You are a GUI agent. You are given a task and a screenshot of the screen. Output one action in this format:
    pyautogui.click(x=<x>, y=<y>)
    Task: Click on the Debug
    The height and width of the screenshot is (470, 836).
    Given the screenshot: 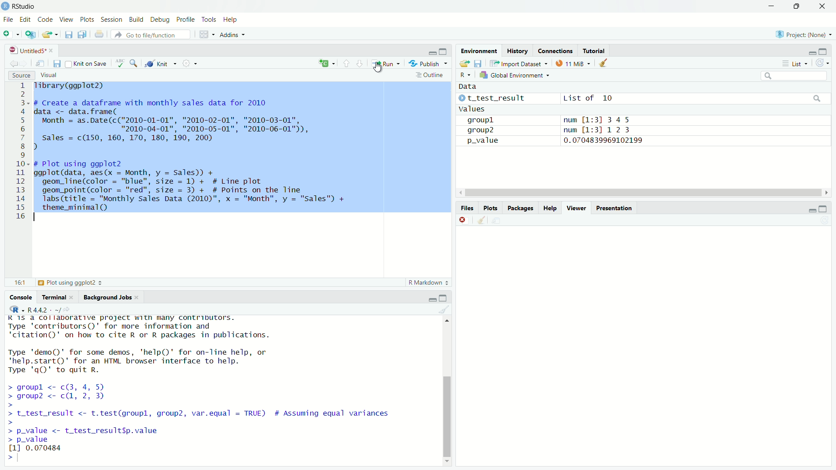 What is the action you would take?
    pyautogui.click(x=159, y=18)
    